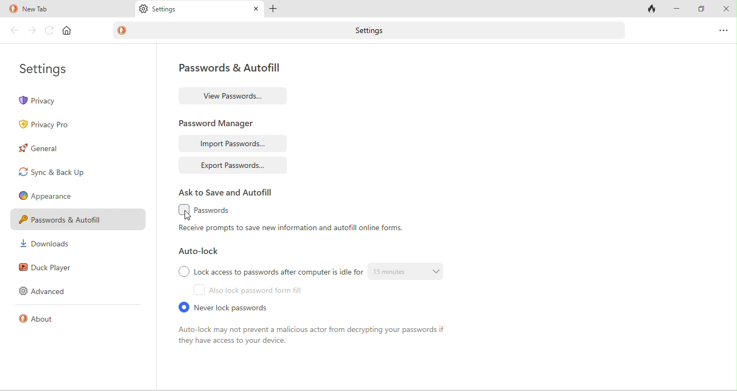 The height and width of the screenshot is (391, 737). Describe the element at coordinates (75, 218) in the screenshot. I see `passwords and autofill` at that location.